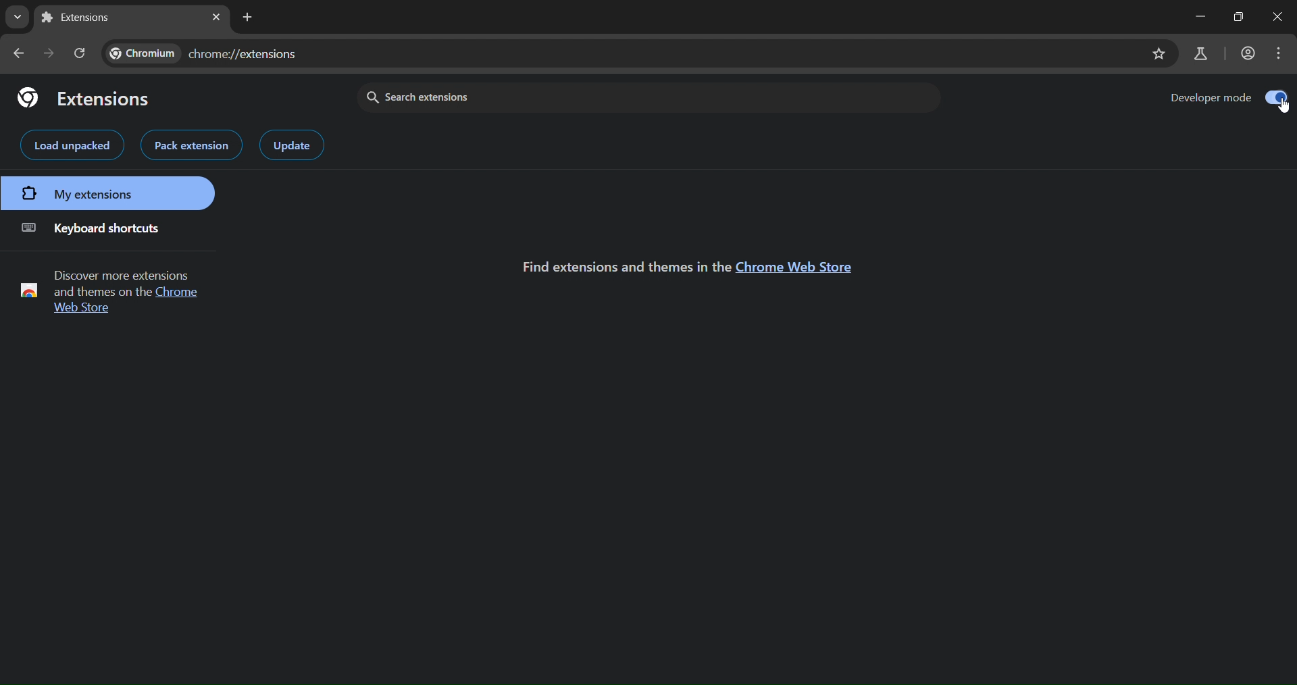  I want to click on menu, so click(1280, 55).